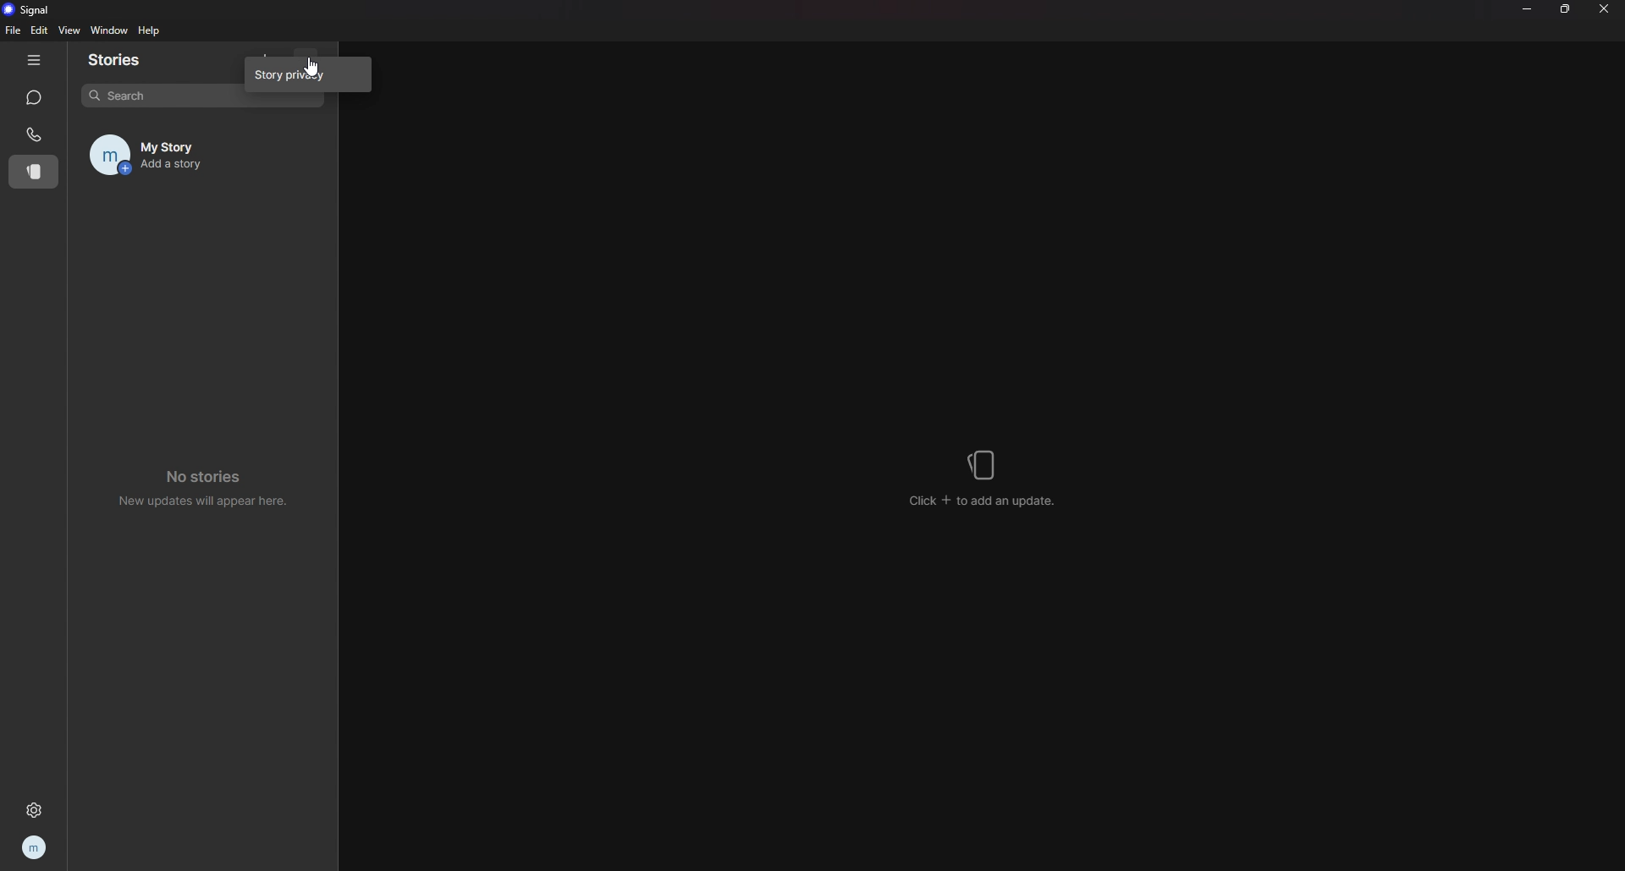 Image resolution: width=1625 pixels, height=871 pixels. Describe the element at coordinates (34, 60) in the screenshot. I see `hide tab` at that location.